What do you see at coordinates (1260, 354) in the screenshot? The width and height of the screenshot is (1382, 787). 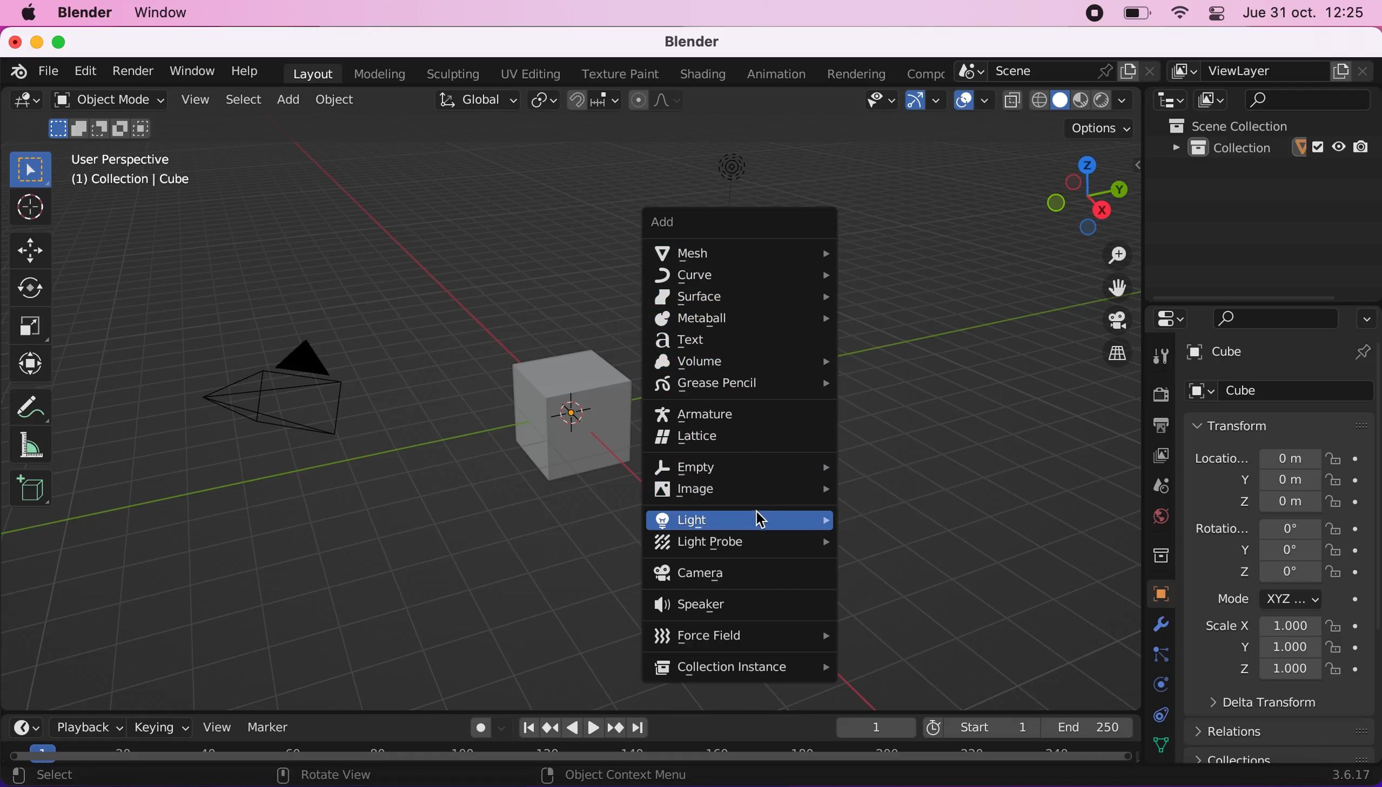 I see `cube` at bounding box center [1260, 354].